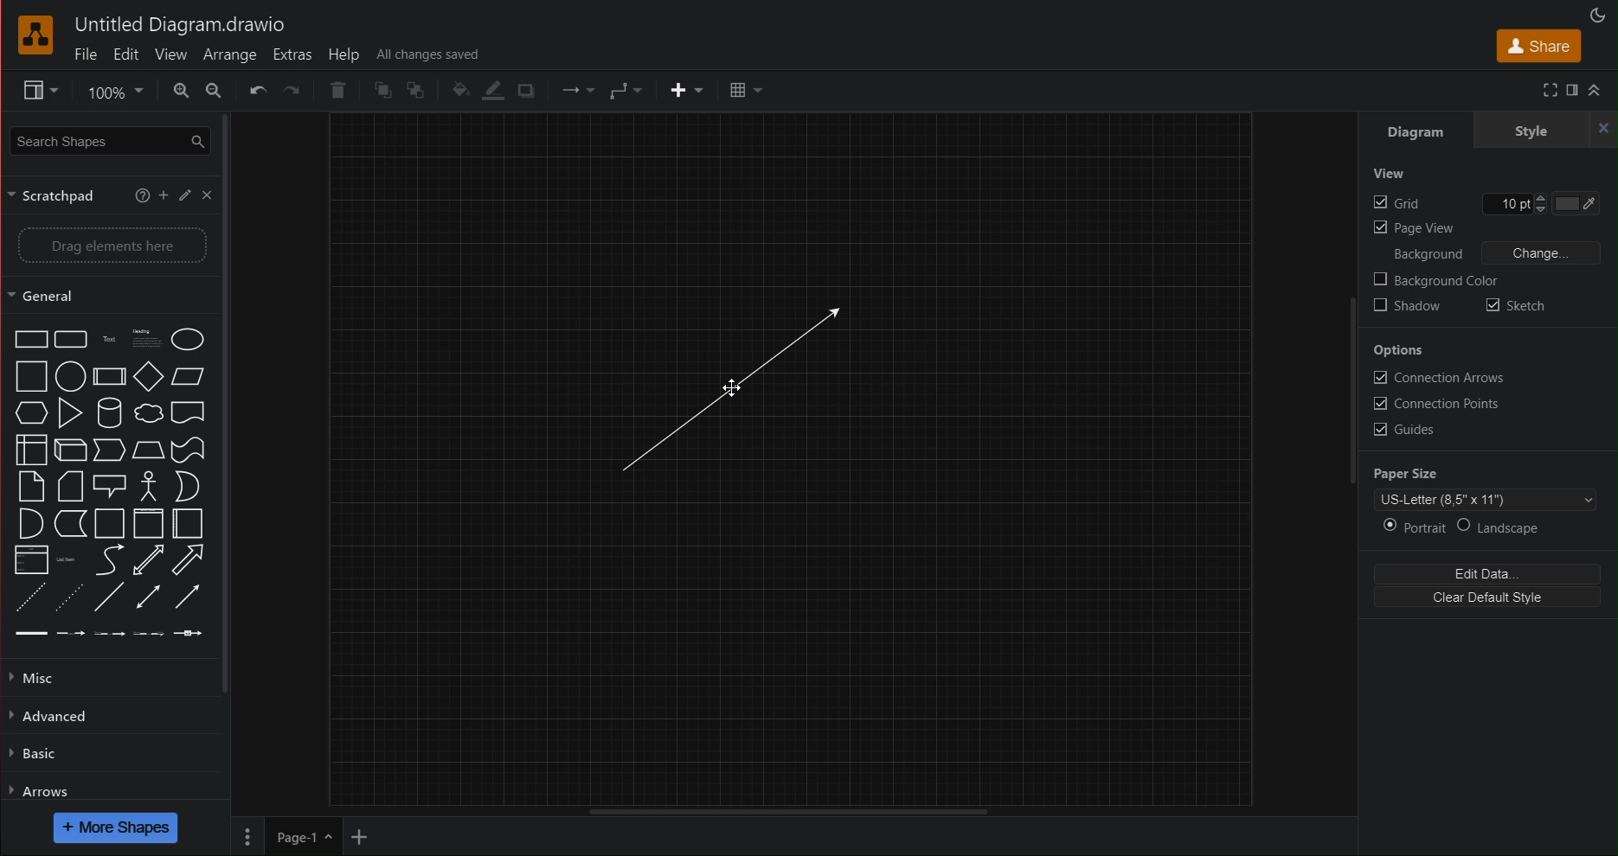  What do you see at coordinates (787, 809) in the screenshot?
I see `page limit` at bounding box center [787, 809].